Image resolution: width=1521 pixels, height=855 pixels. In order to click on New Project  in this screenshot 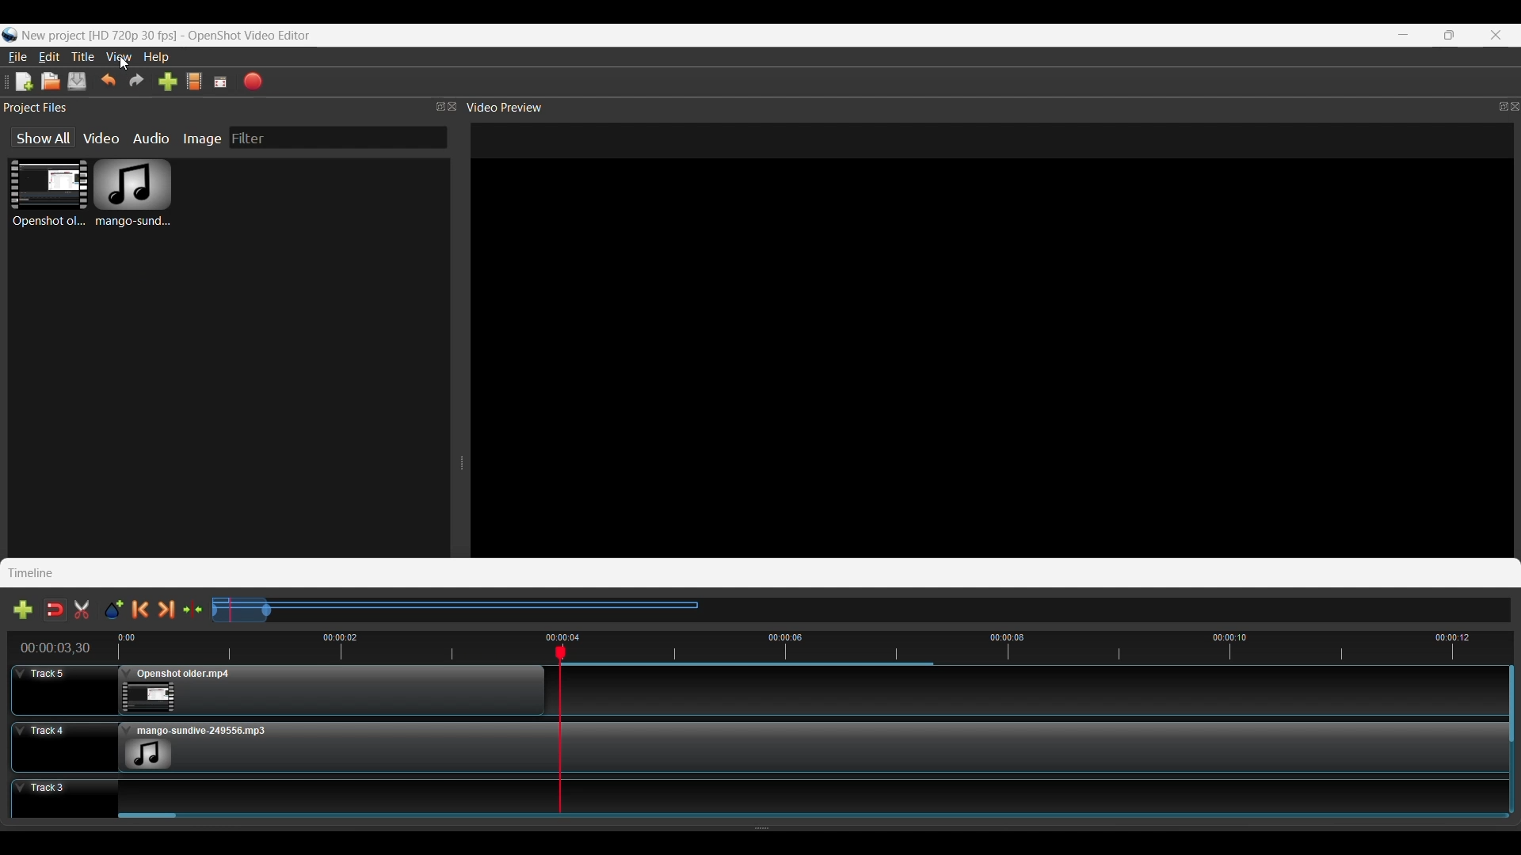, I will do `click(25, 82)`.